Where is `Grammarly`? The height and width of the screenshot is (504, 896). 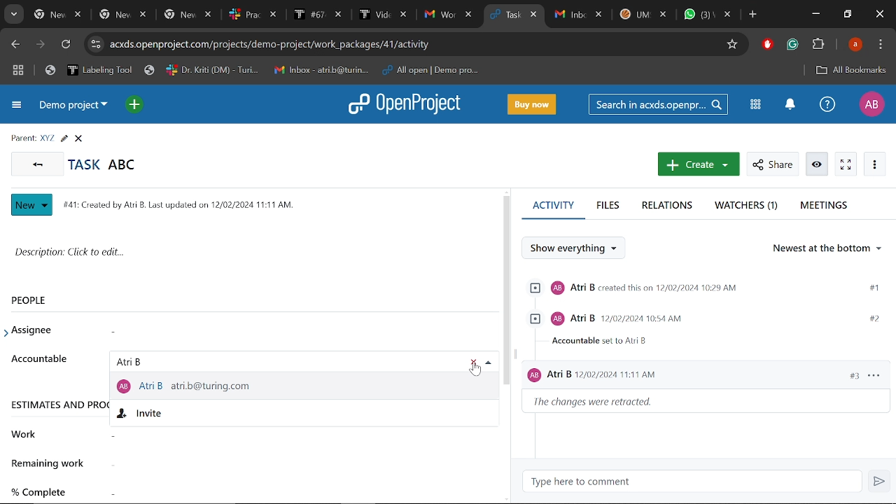
Grammarly is located at coordinates (792, 45).